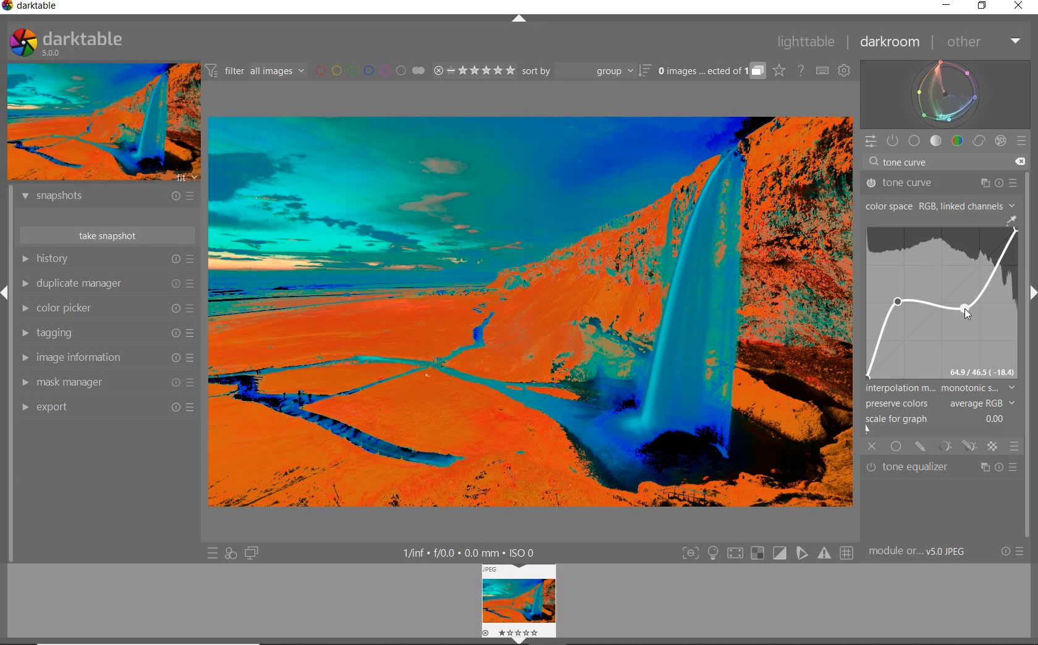  What do you see at coordinates (780, 70) in the screenshot?
I see `CLICK TO CHANGE THE OVERLAYS SHOWN ON THUMBNAILS` at bounding box center [780, 70].